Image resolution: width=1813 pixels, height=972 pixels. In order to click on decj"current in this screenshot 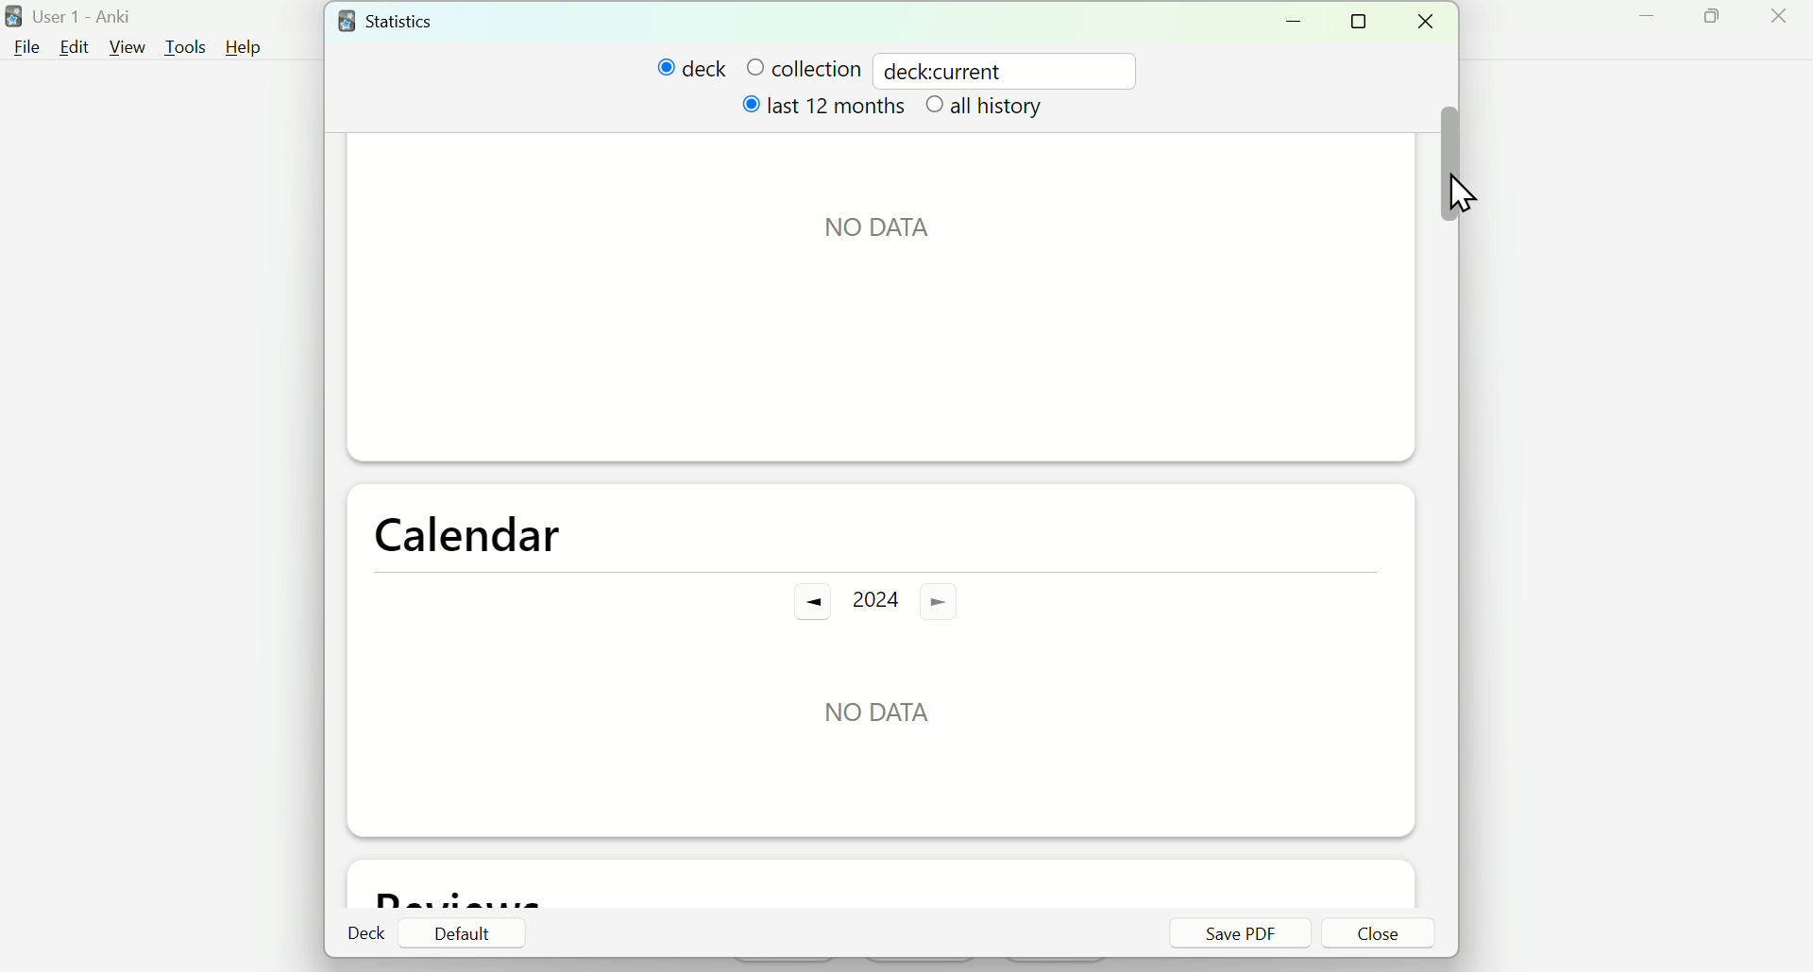, I will do `click(952, 69)`.